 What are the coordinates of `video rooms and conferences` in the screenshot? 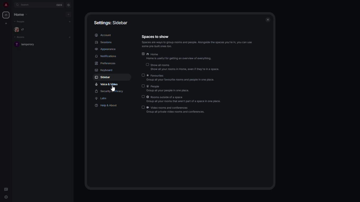 It's located at (176, 110).